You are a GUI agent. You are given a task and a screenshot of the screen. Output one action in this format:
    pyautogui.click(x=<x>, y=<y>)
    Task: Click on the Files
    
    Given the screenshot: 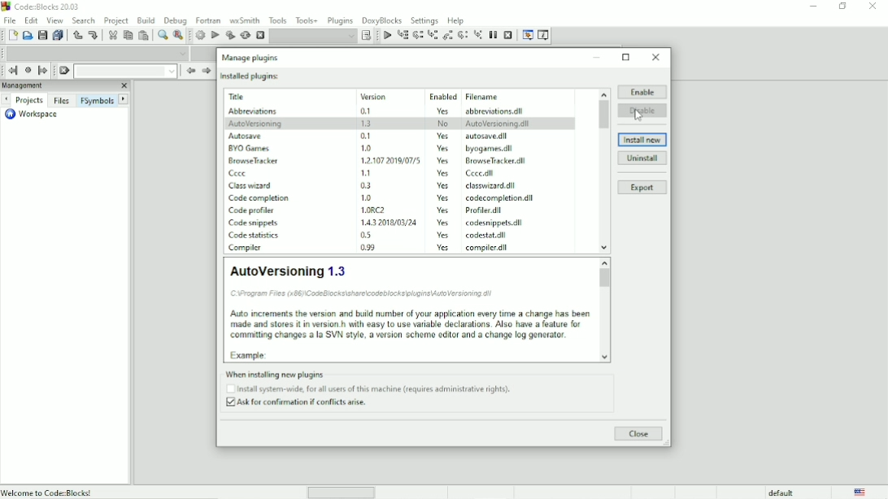 What is the action you would take?
    pyautogui.click(x=61, y=100)
    